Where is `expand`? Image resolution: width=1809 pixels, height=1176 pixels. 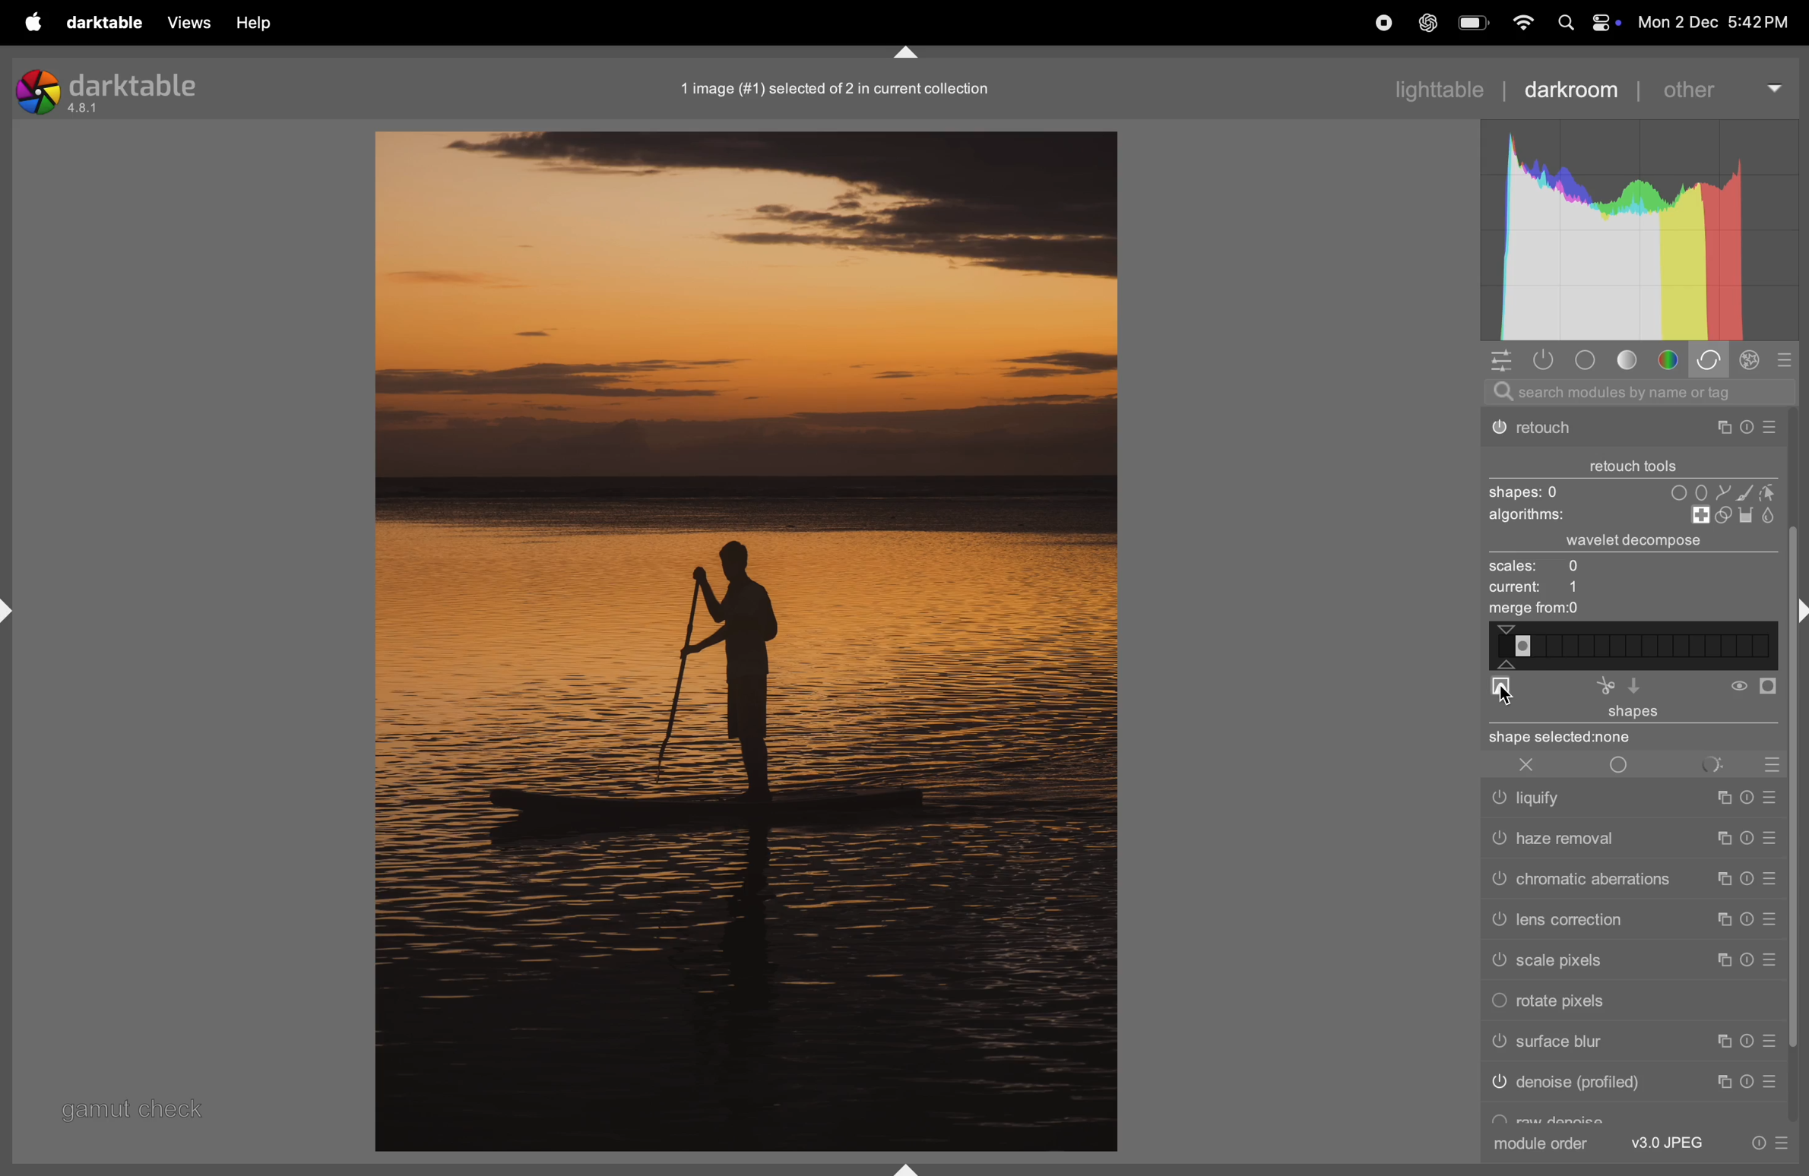
expand is located at coordinates (904, 1165).